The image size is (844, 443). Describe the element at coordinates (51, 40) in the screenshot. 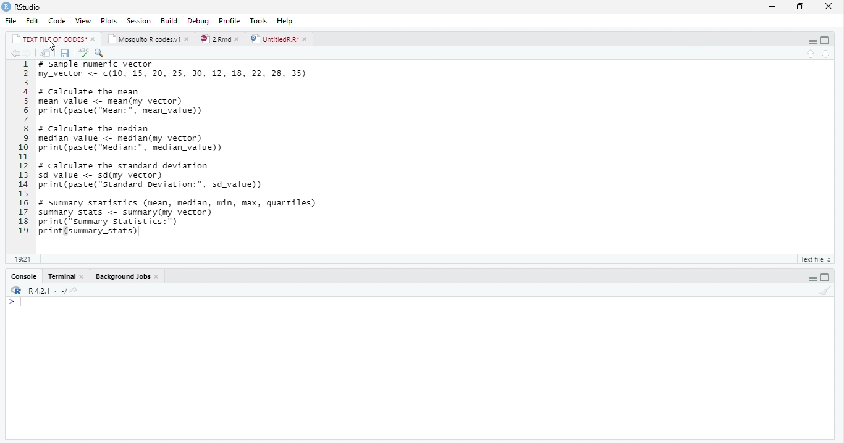

I see `TEXT FILE OF CODES` at that location.